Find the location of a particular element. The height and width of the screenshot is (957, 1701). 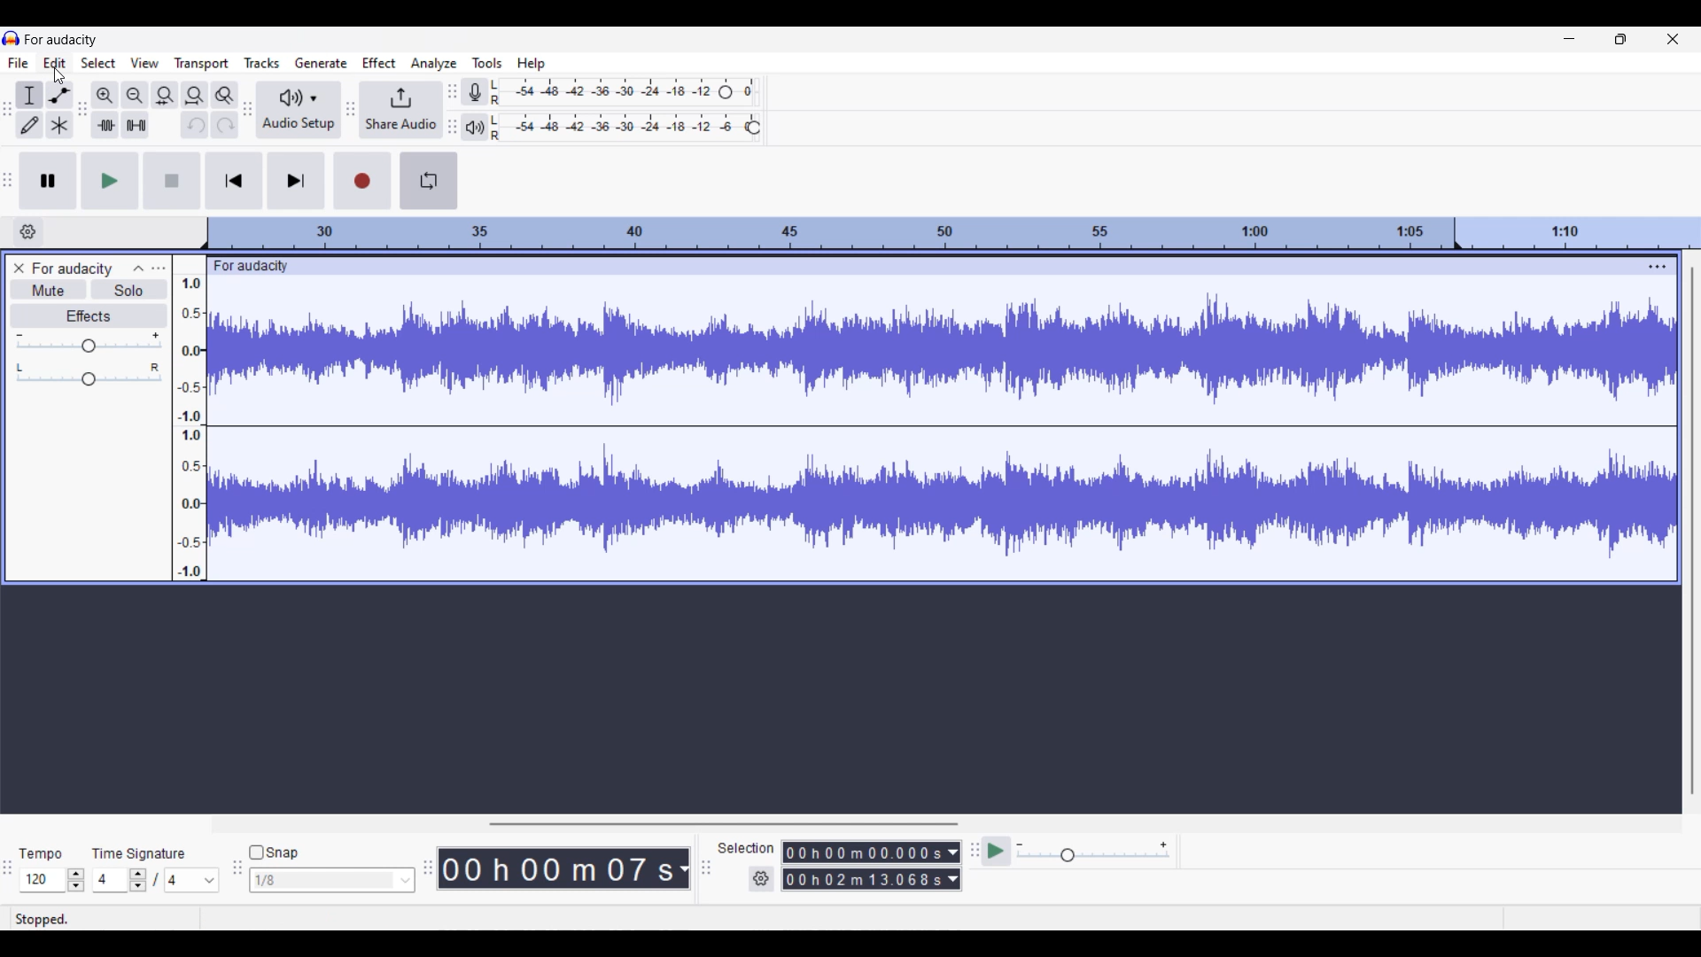

Multi-tool is located at coordinates (59, 124).